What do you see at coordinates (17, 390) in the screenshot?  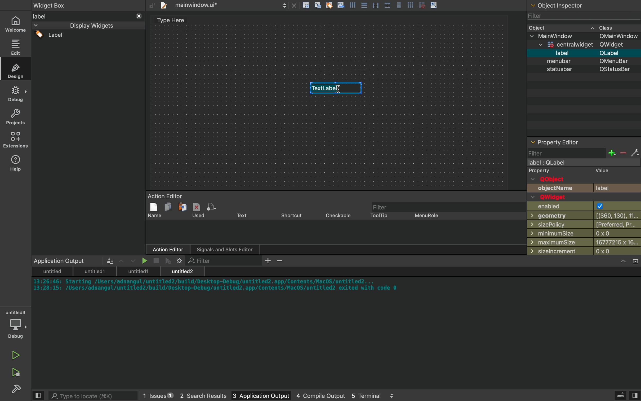 I see `` at bounding box center [17, 390].